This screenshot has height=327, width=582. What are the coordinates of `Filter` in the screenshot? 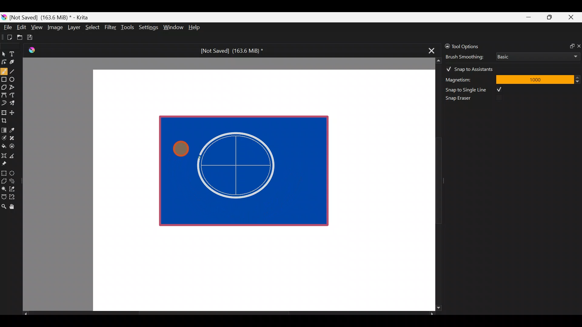 It's located at (111, 27).